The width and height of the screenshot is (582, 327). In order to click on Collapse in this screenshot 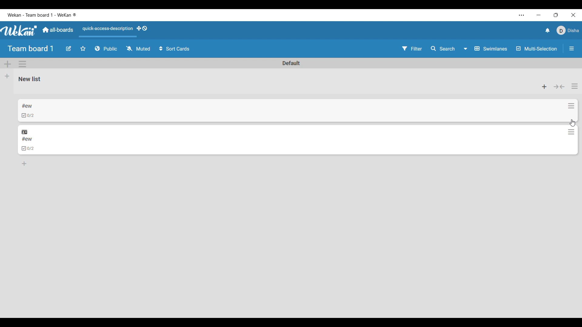, I will do `click(559, 87)`.